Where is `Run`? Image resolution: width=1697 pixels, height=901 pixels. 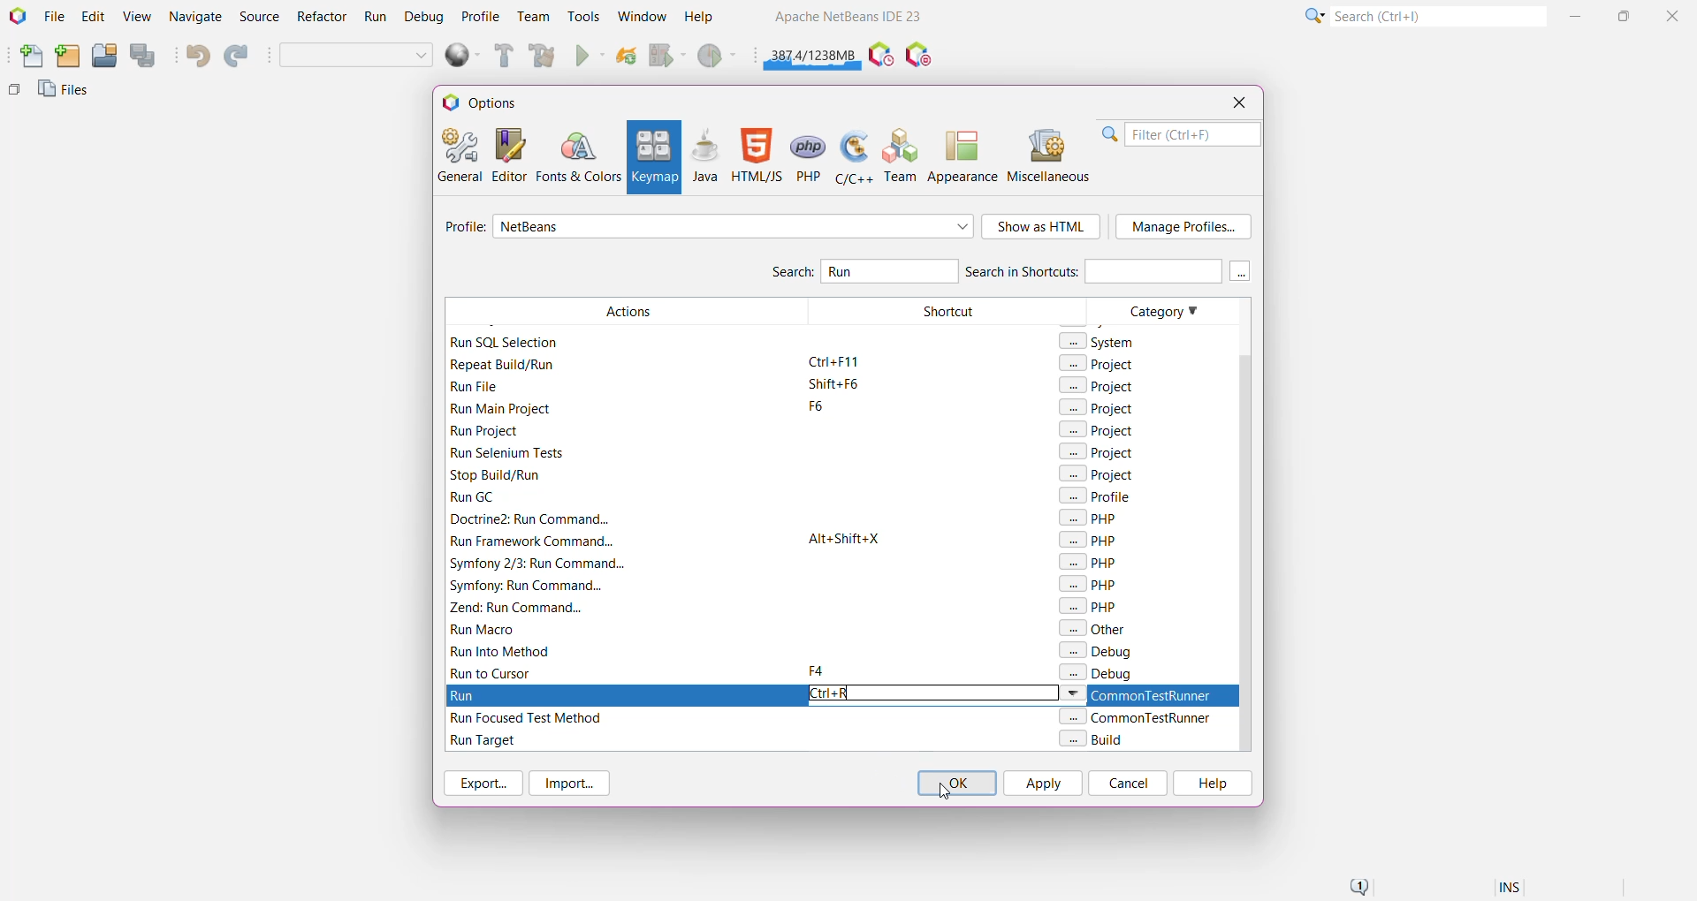
Run is located at coordinates (590, 57).